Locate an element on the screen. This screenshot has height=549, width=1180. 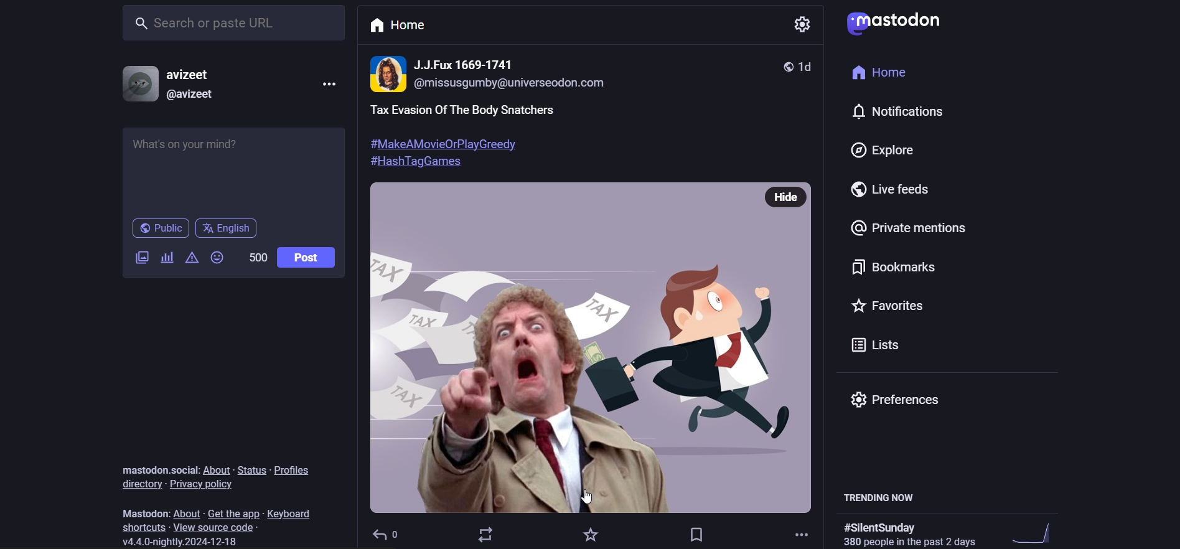
avizeet is located at coordinates (190, 77).